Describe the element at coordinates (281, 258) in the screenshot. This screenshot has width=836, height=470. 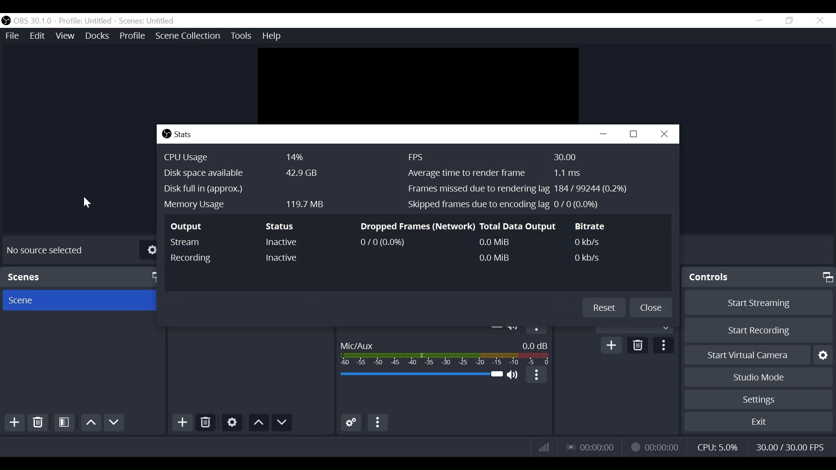
I see `Inactive` at that location.